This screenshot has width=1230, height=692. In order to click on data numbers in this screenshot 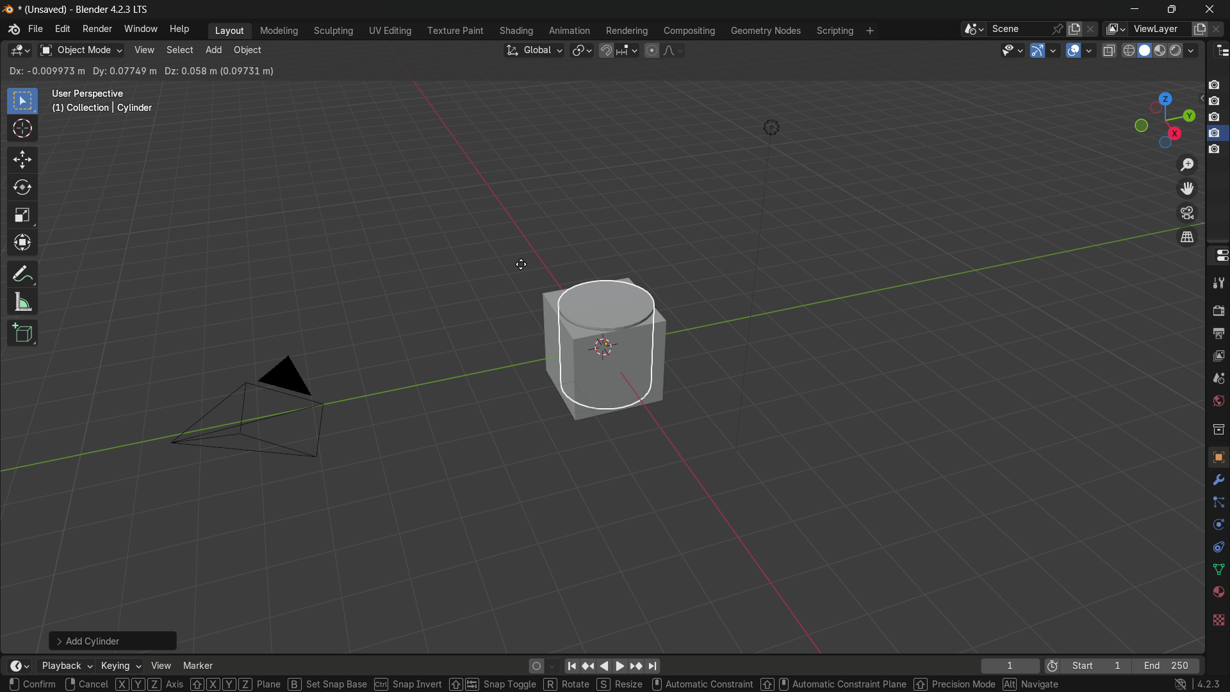, I will do `click(140, 71)`.